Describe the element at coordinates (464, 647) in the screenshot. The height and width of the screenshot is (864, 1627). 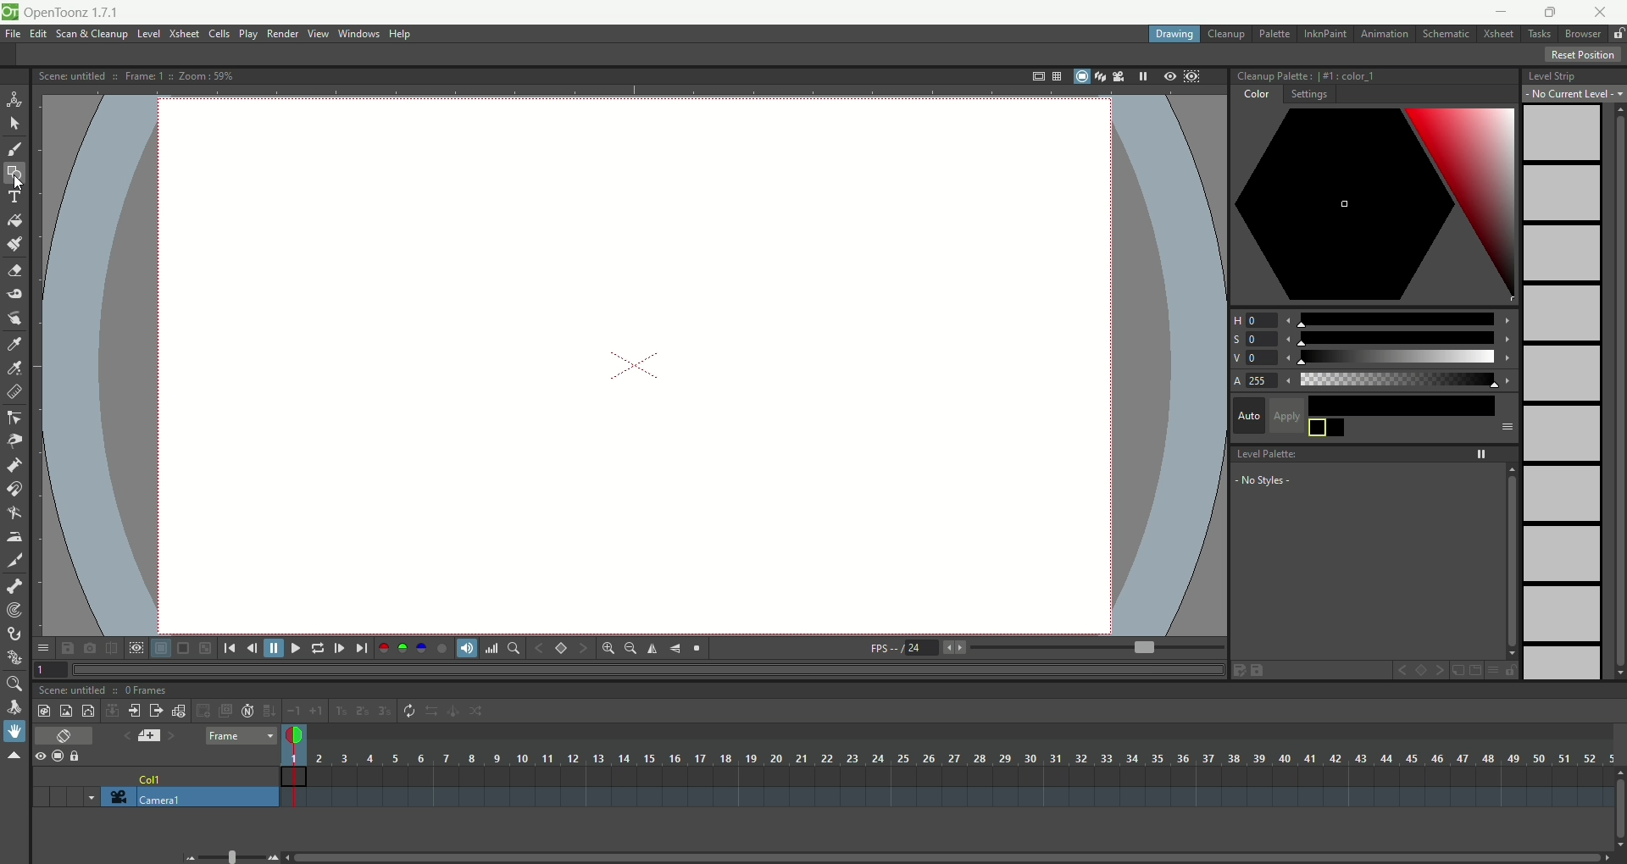
I see `soundtrack` at that location.